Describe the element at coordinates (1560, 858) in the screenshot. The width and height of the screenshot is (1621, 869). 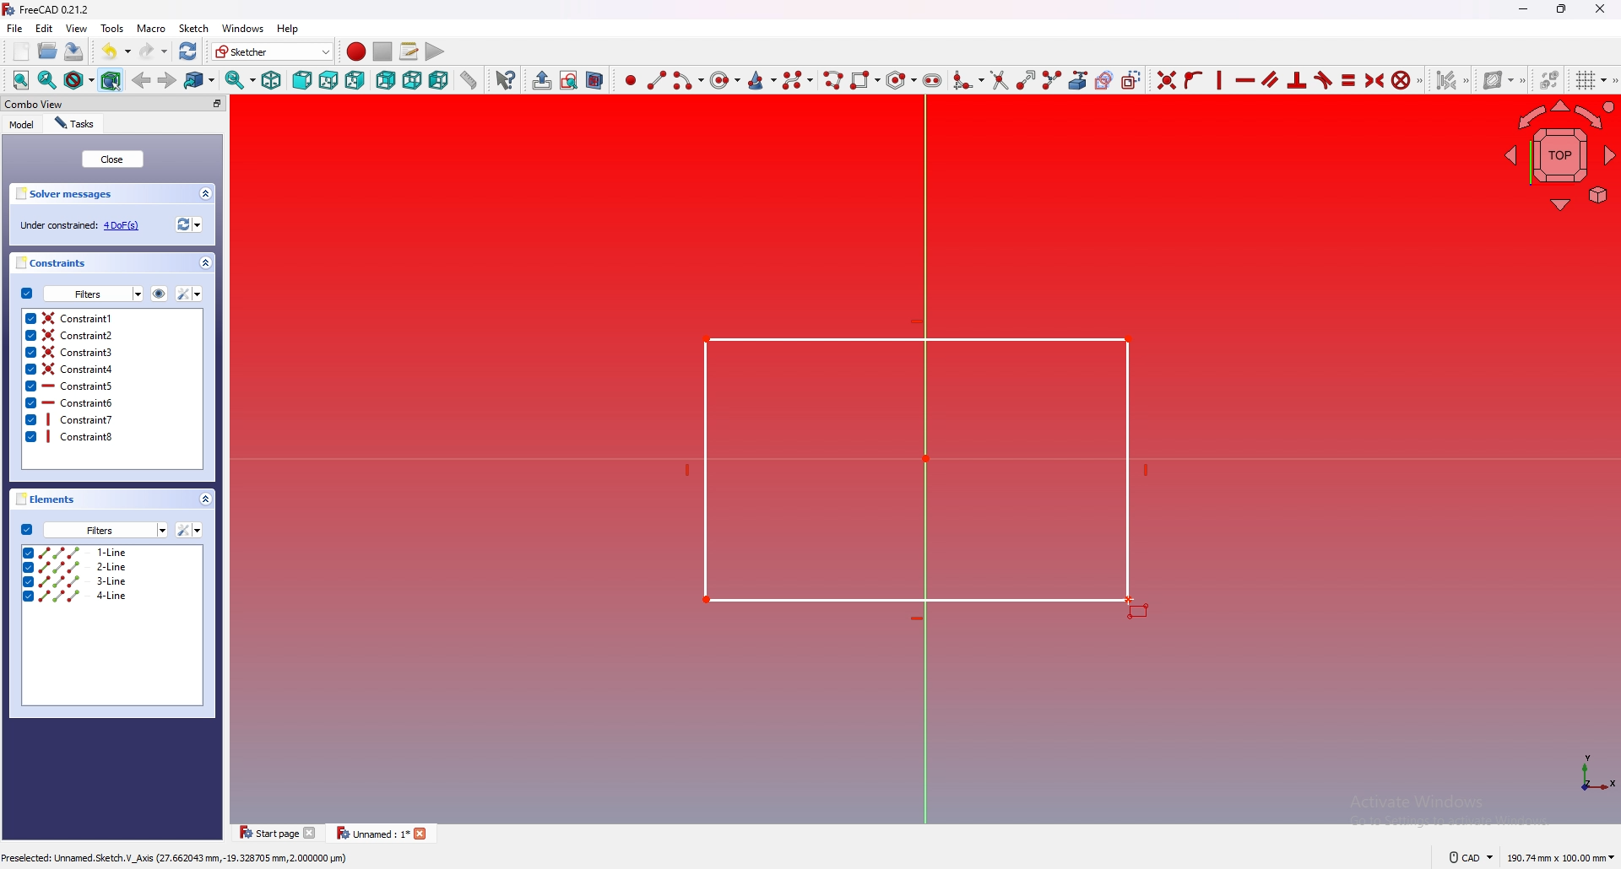
I see `dimensions` at that location.